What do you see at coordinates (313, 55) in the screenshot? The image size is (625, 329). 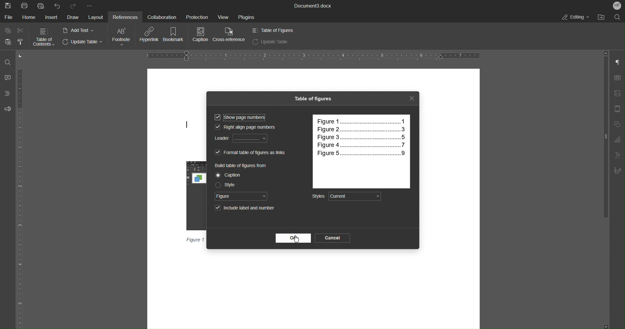 I see `Horizontal Ruler` at bounding box center [313, 55].